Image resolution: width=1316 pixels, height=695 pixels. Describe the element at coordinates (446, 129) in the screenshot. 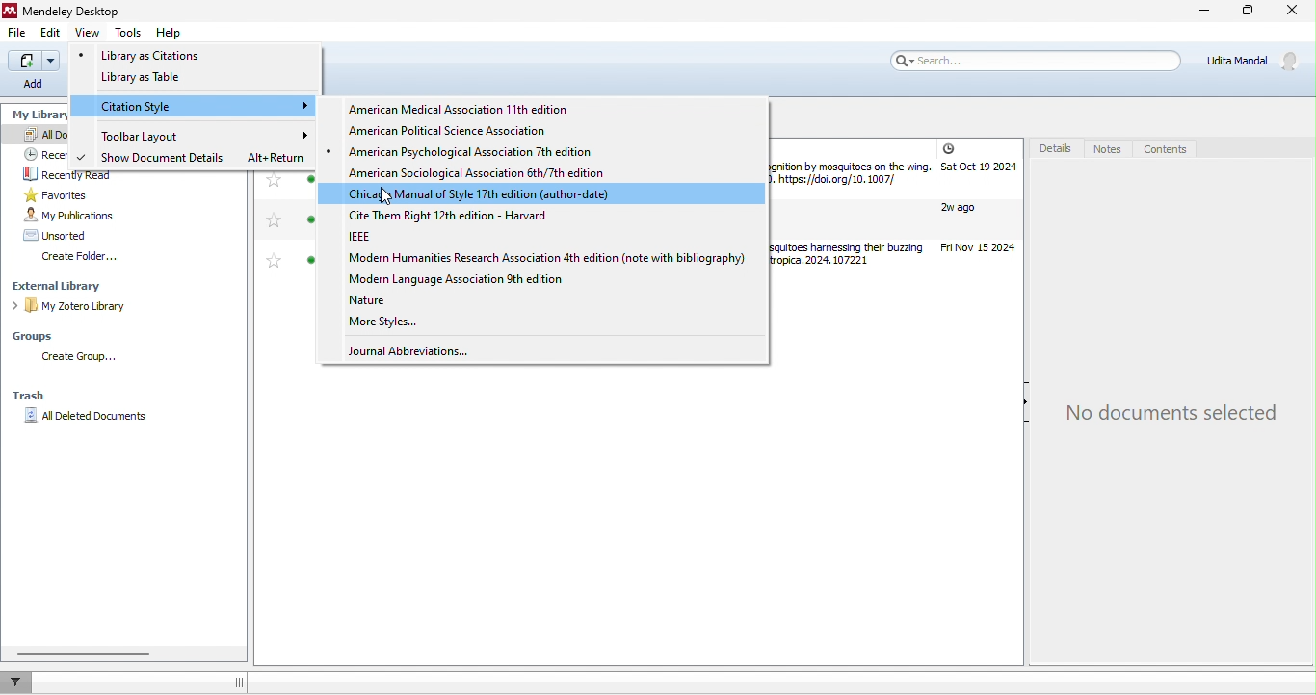

I see `american political science association` at that location.